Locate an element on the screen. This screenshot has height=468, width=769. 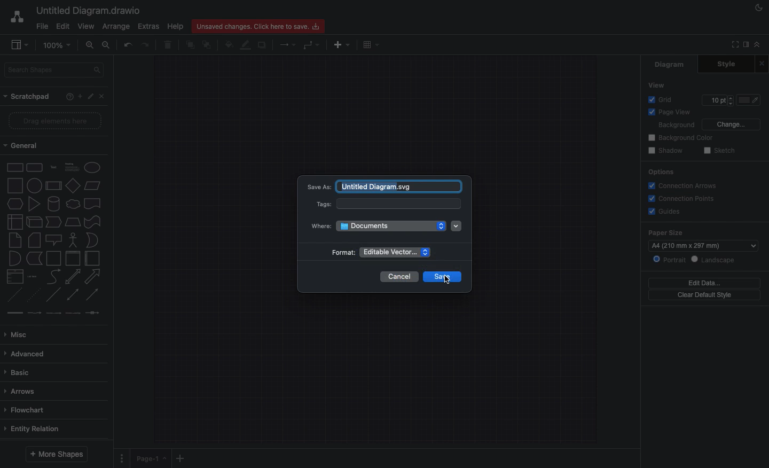
Connection is located at coordinates (288, 44).